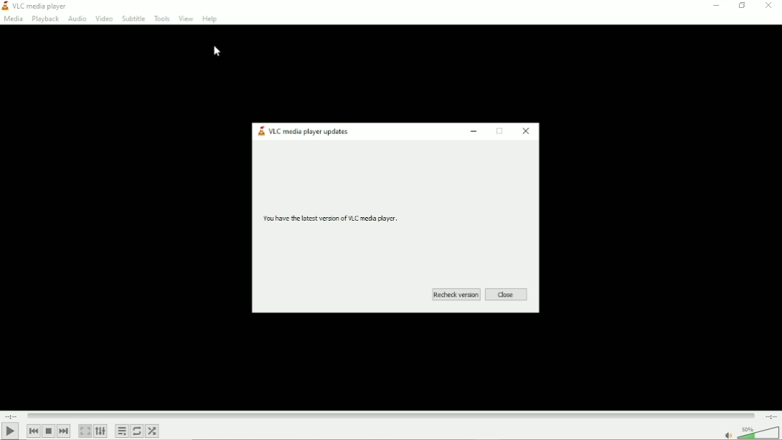 The height and width of the screenshot is (440, 782). I want to click on Next, so click(64, 431).